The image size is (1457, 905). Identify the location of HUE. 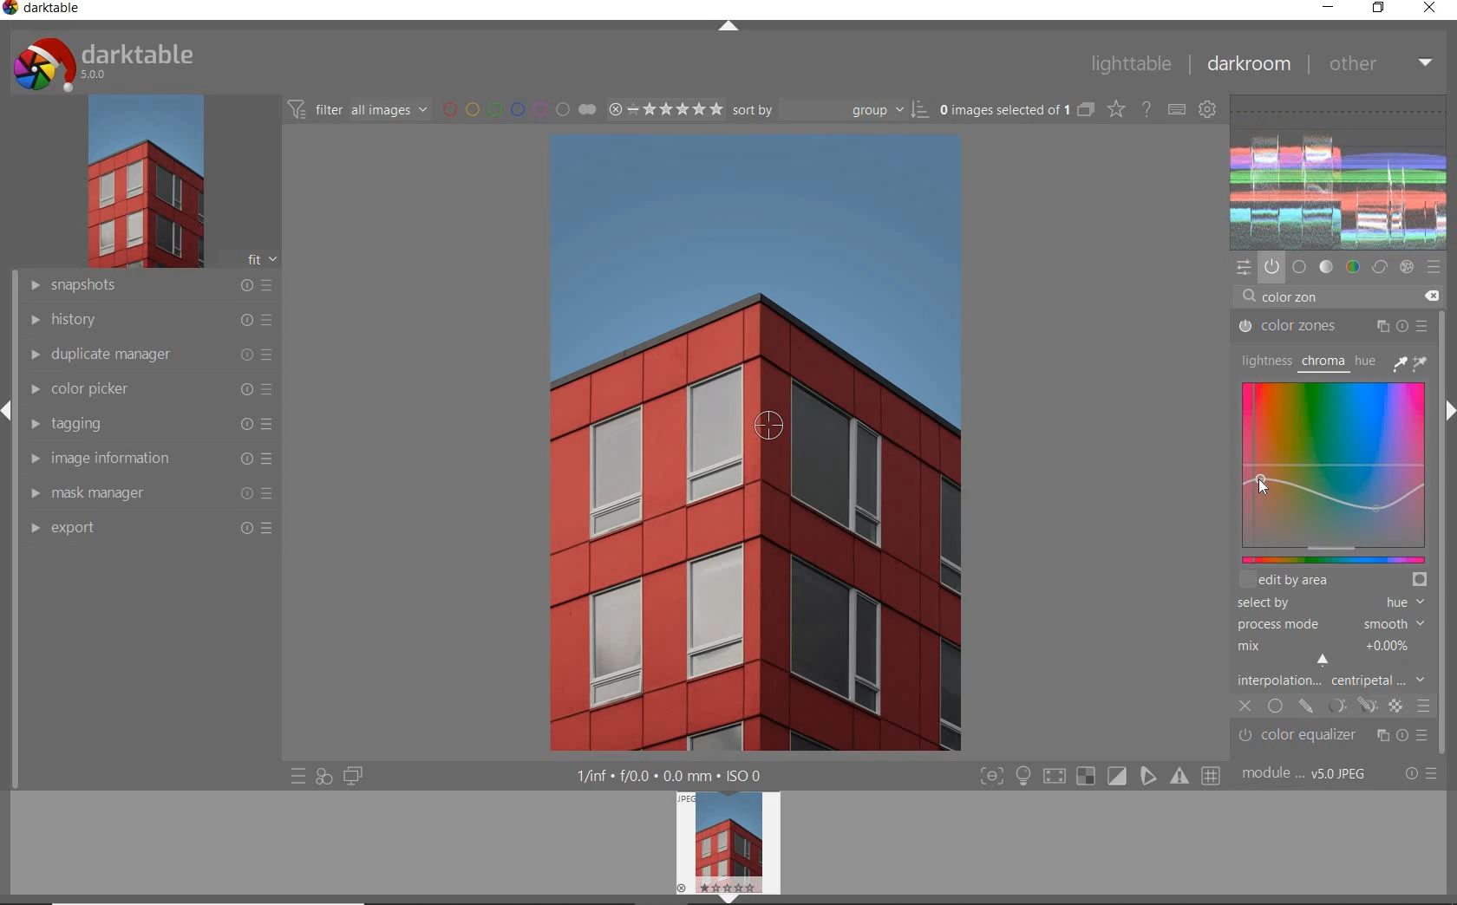
(1363, 360).